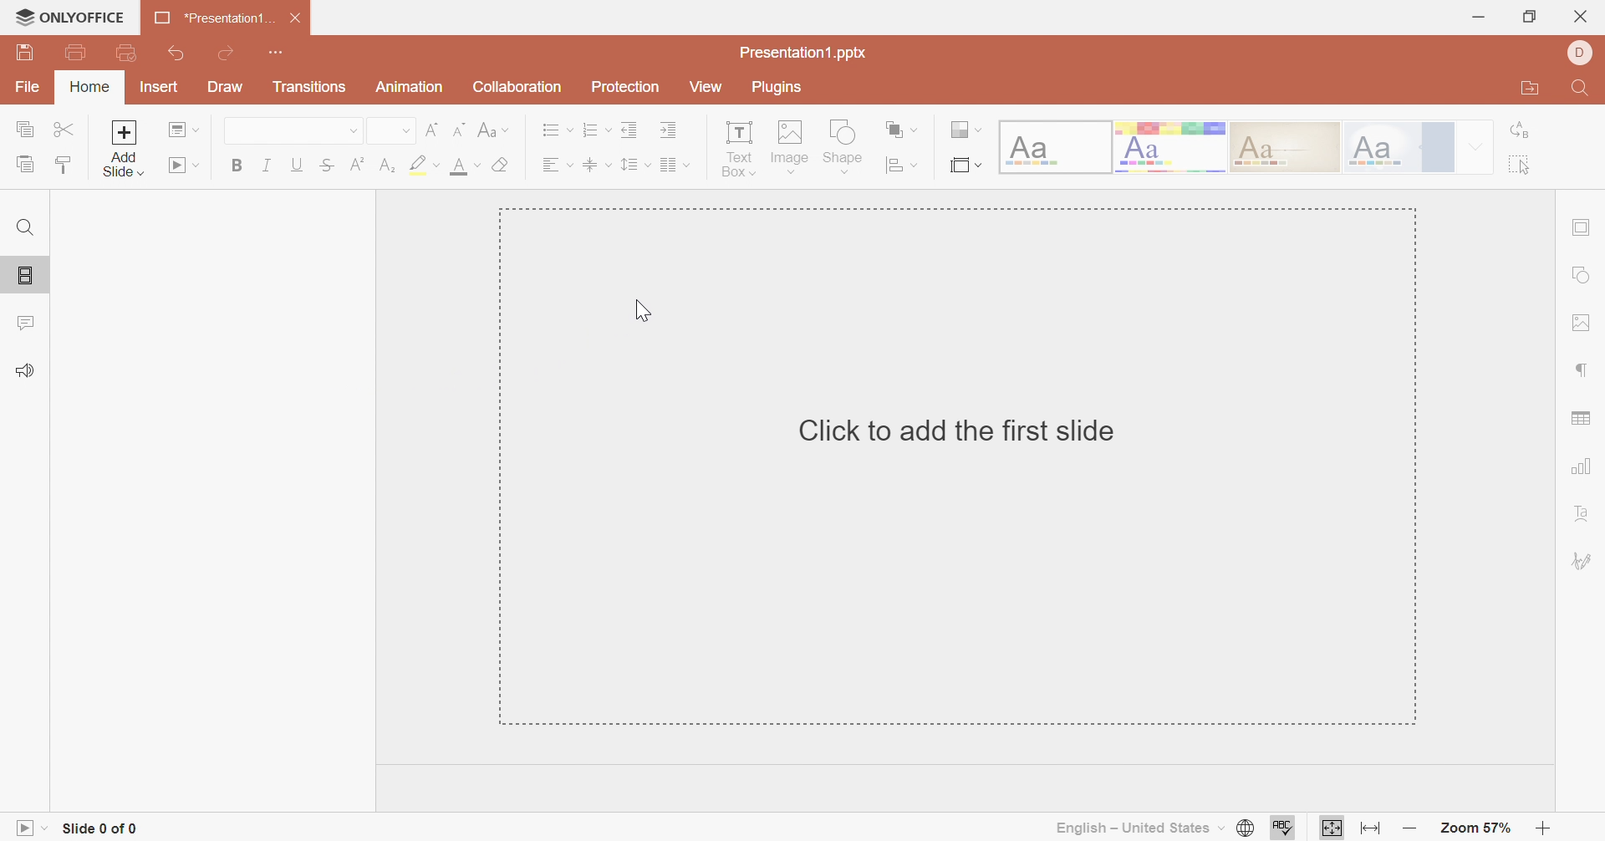 The height and width of the screenshot is (841, 1605). I want to click on Basic, so click(1171, 146).